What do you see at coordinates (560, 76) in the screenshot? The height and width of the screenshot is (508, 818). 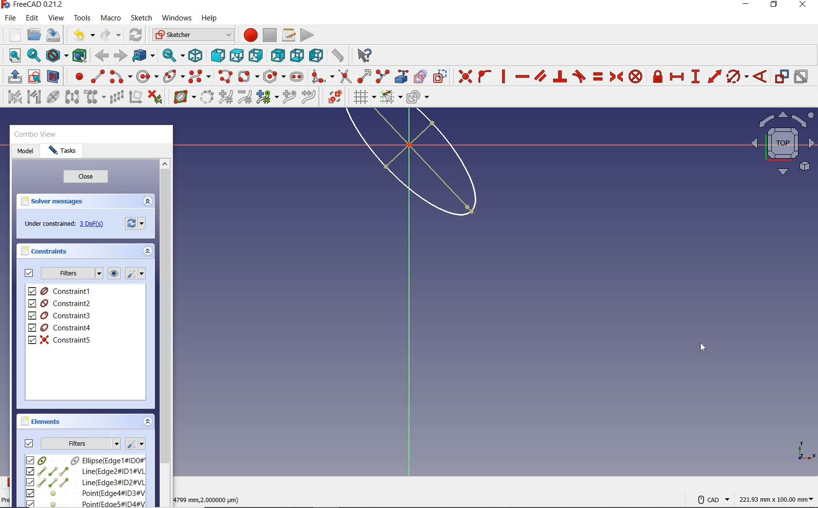 I see `constrain perpendicular` at bounding box center [560, 76].